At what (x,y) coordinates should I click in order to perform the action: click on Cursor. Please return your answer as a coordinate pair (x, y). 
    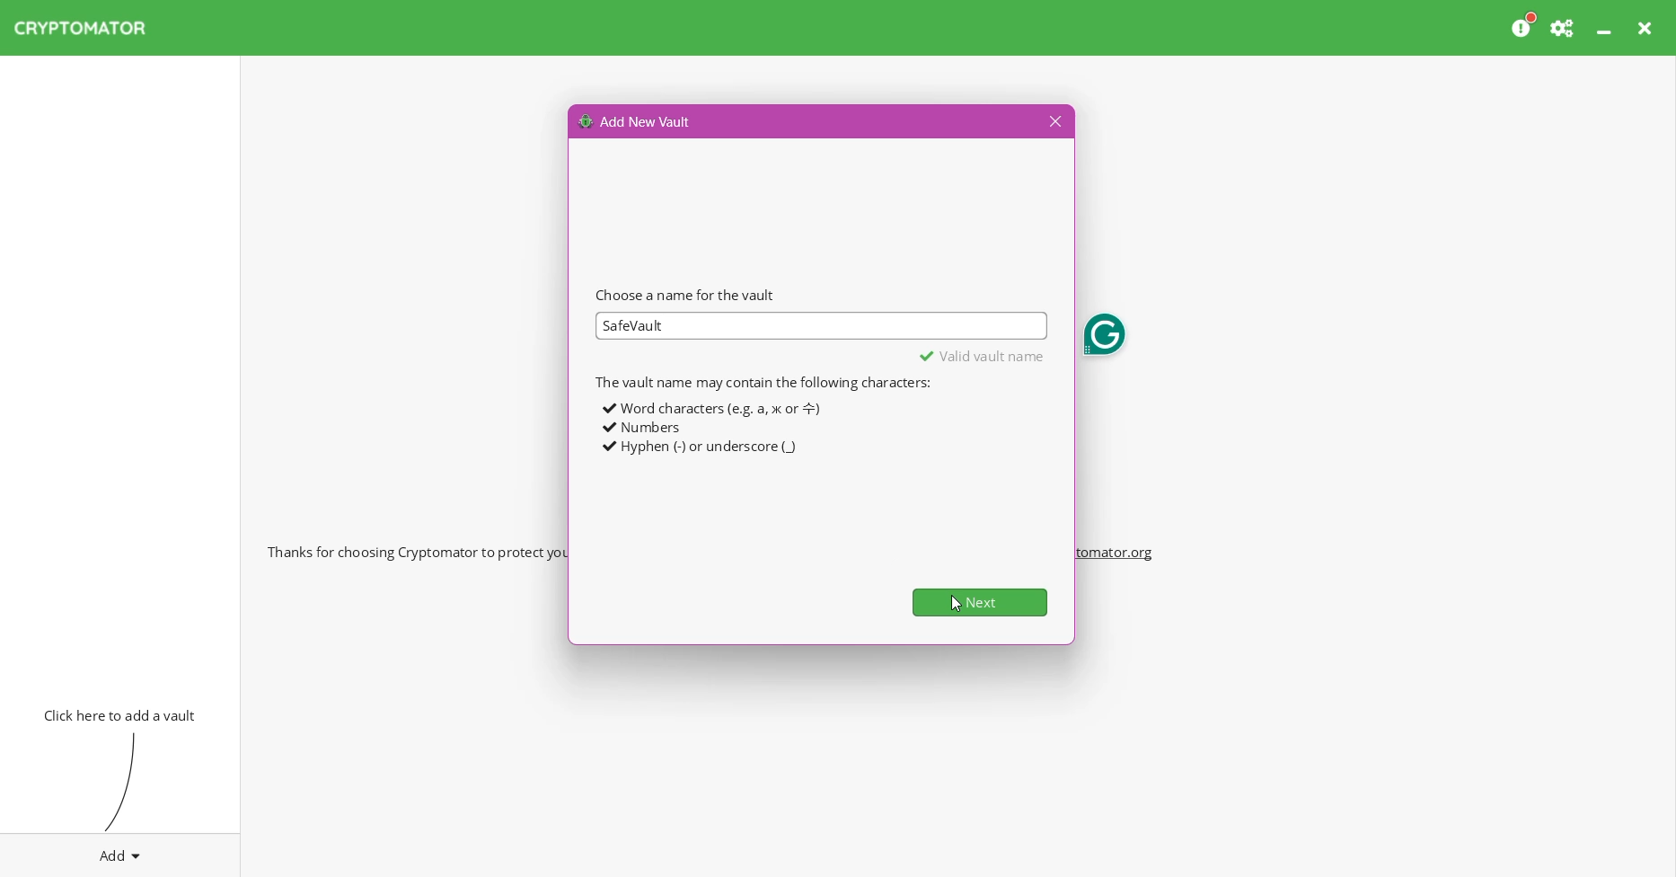
    Looking at the image, I should click on (956, 602).